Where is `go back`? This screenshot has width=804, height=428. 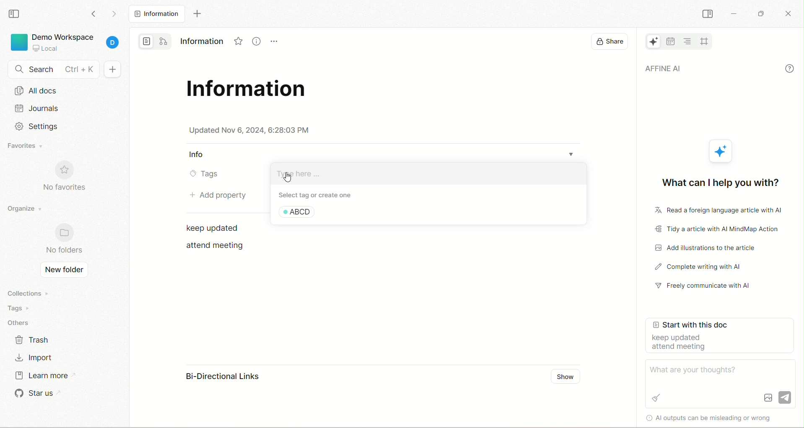
go back is located at coordinates (94, 16).